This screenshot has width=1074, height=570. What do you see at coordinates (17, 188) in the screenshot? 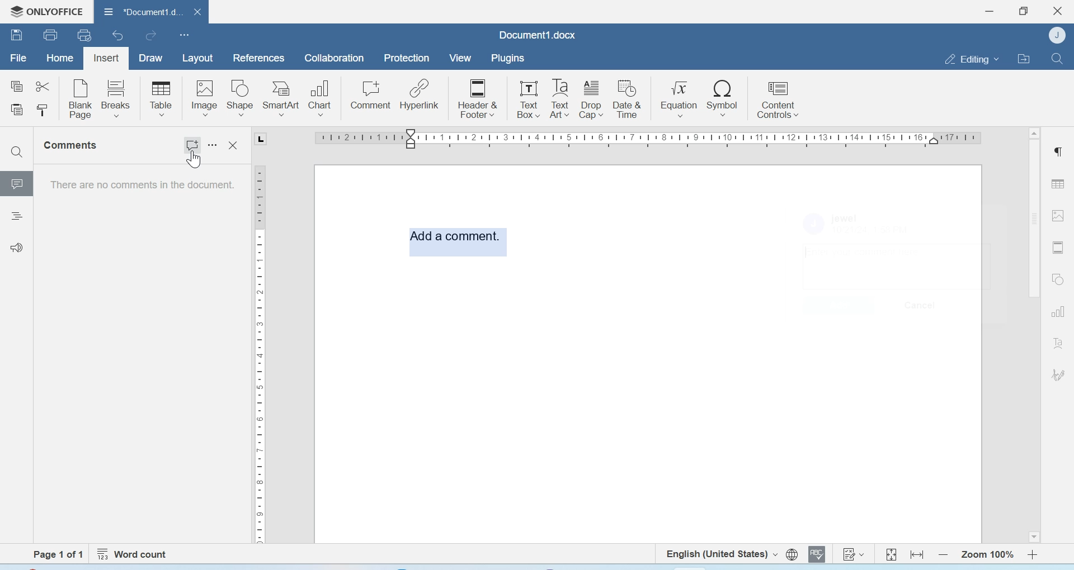
I see `Comment icon` at bounding box center [17, 188].